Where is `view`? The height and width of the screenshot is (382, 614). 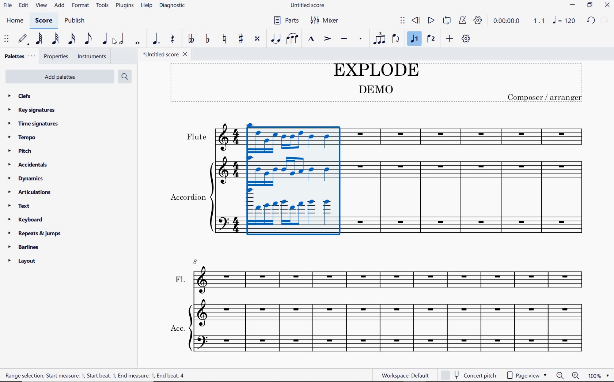 view is located at coordinates (40, 5).